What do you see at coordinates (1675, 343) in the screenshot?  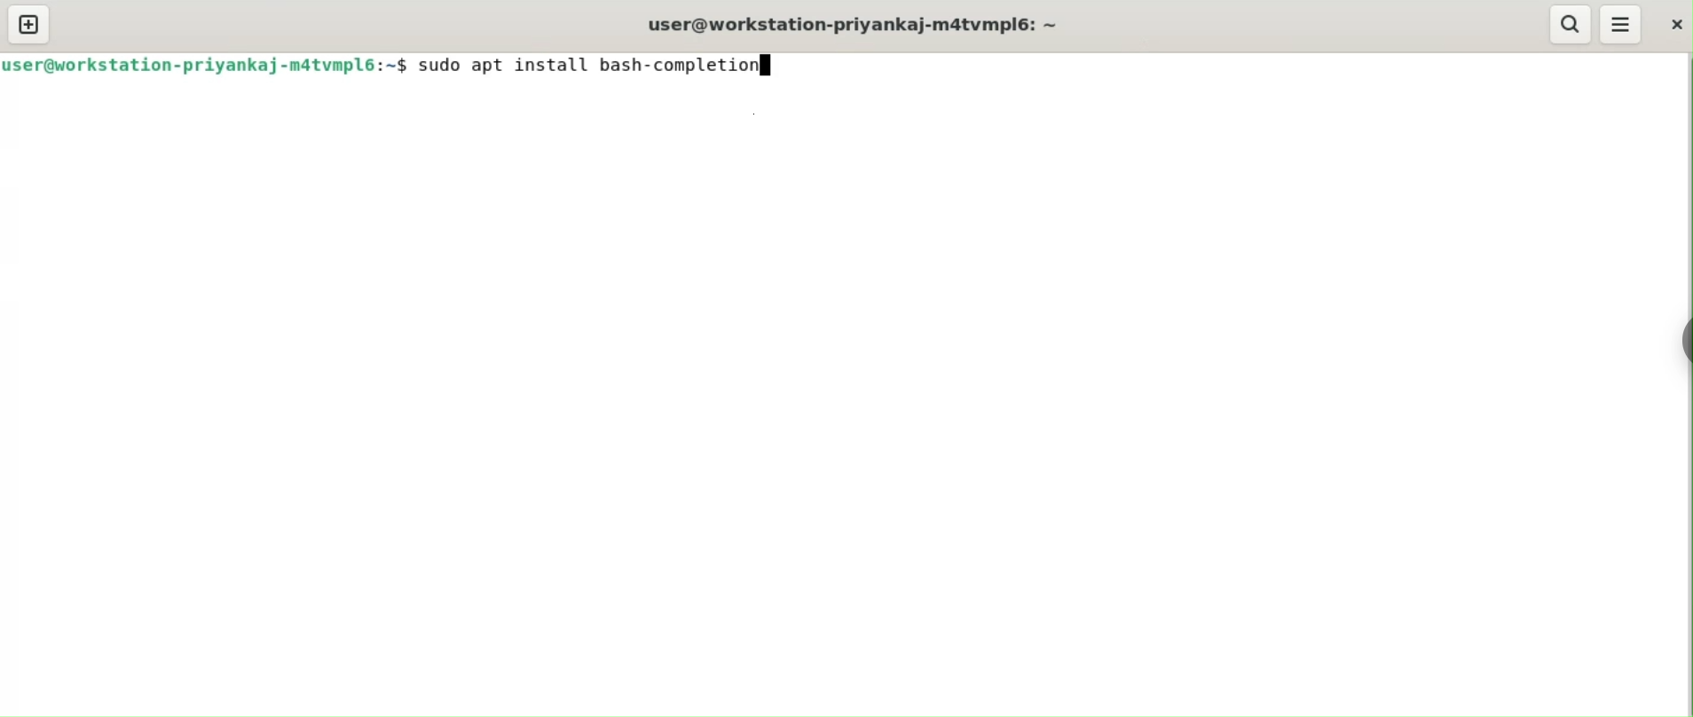 I see `chrome option` at bounding box center [1675, 343].